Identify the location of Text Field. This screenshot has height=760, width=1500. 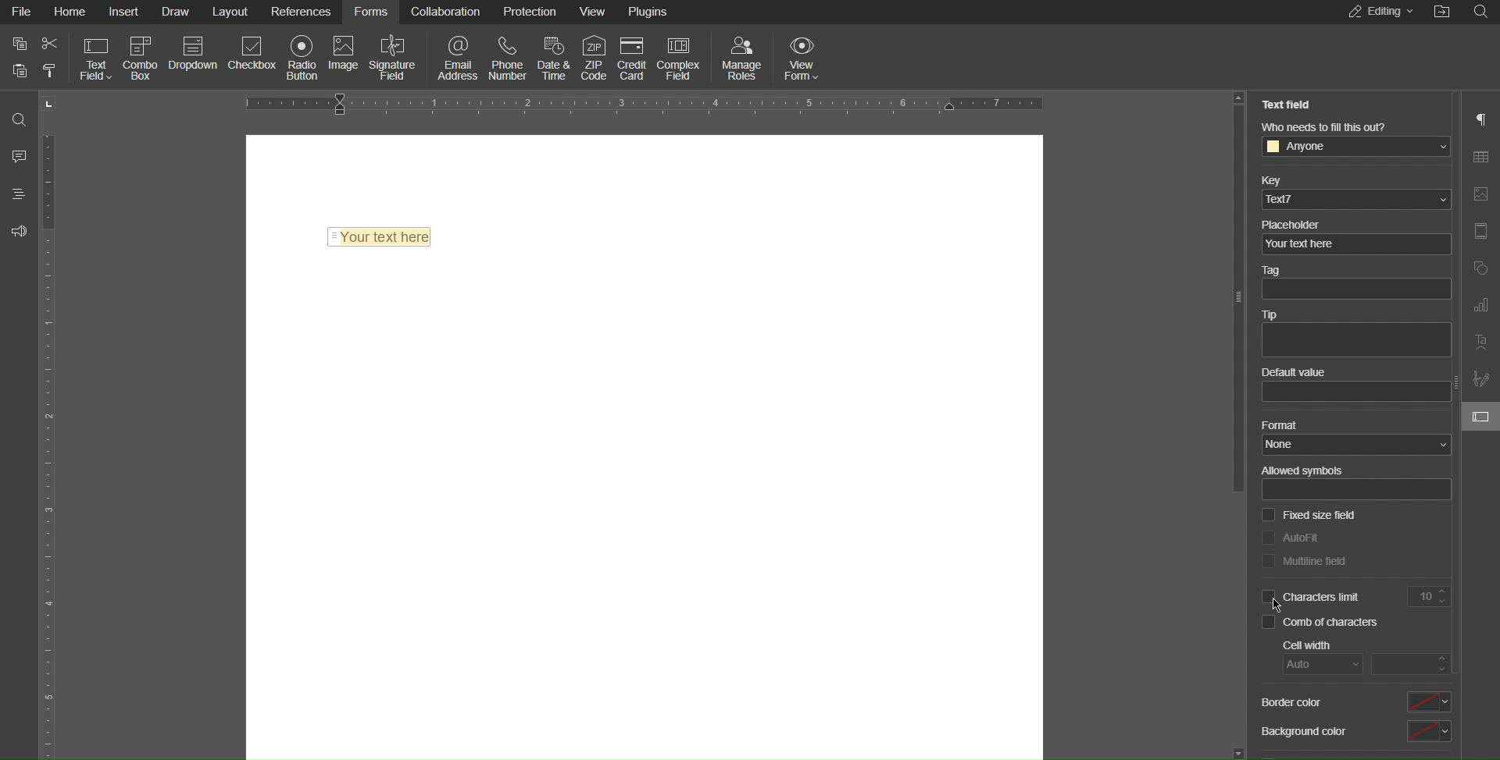
(93, 59).